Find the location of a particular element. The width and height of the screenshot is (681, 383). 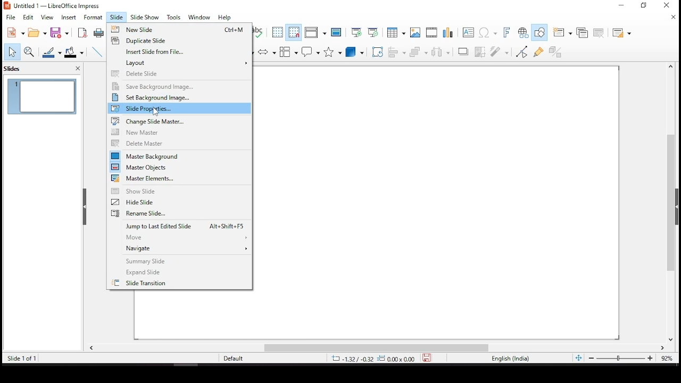

slide 1 of 1 is located at coordinates (24, 358).